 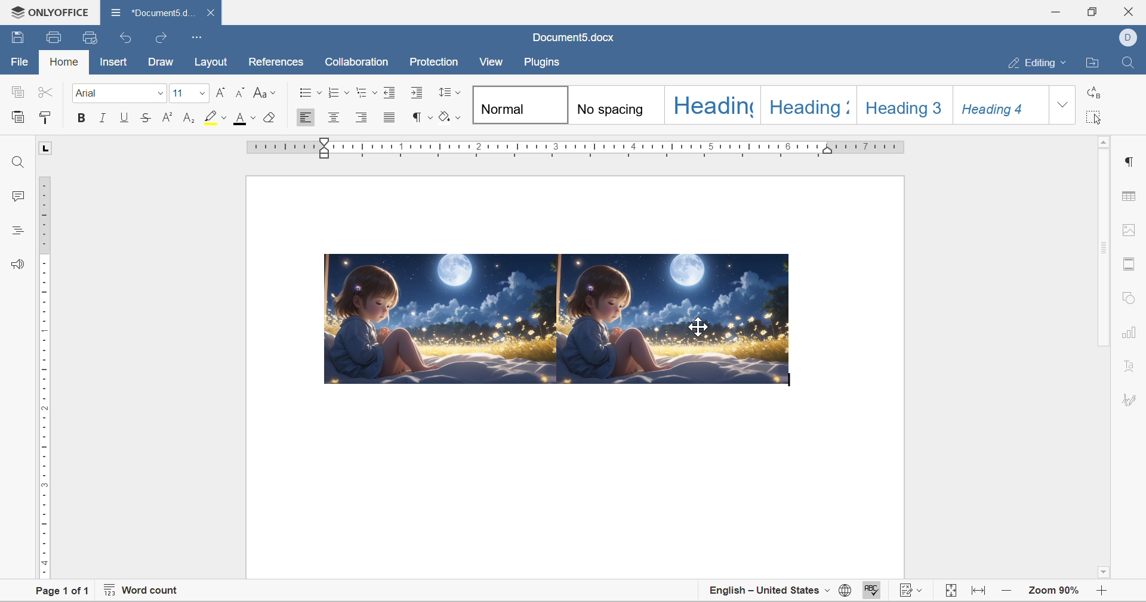 I want to click on bullets, so click(x=310, y=91).